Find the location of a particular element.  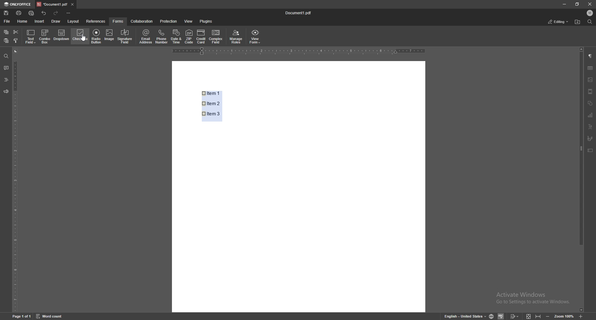

word count is located at coordinates (49, 316).